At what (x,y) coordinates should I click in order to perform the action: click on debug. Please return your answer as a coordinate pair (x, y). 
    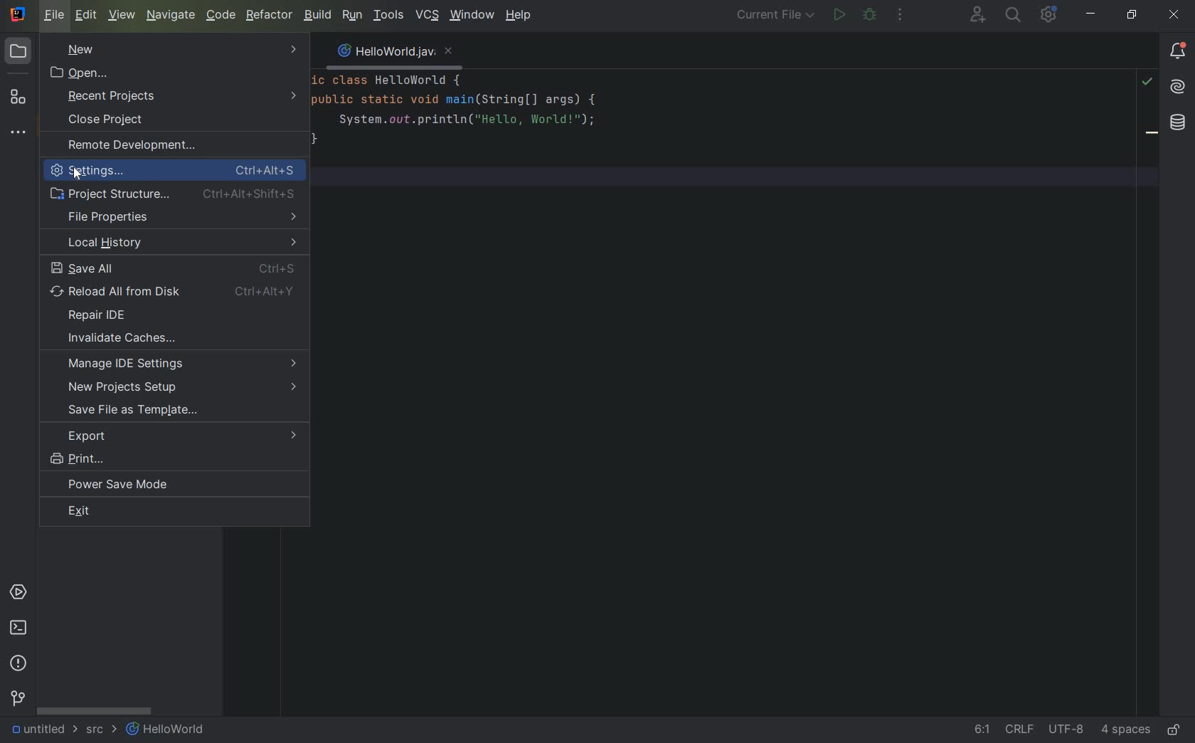
    Looking at the image, I should click on (870, 15).